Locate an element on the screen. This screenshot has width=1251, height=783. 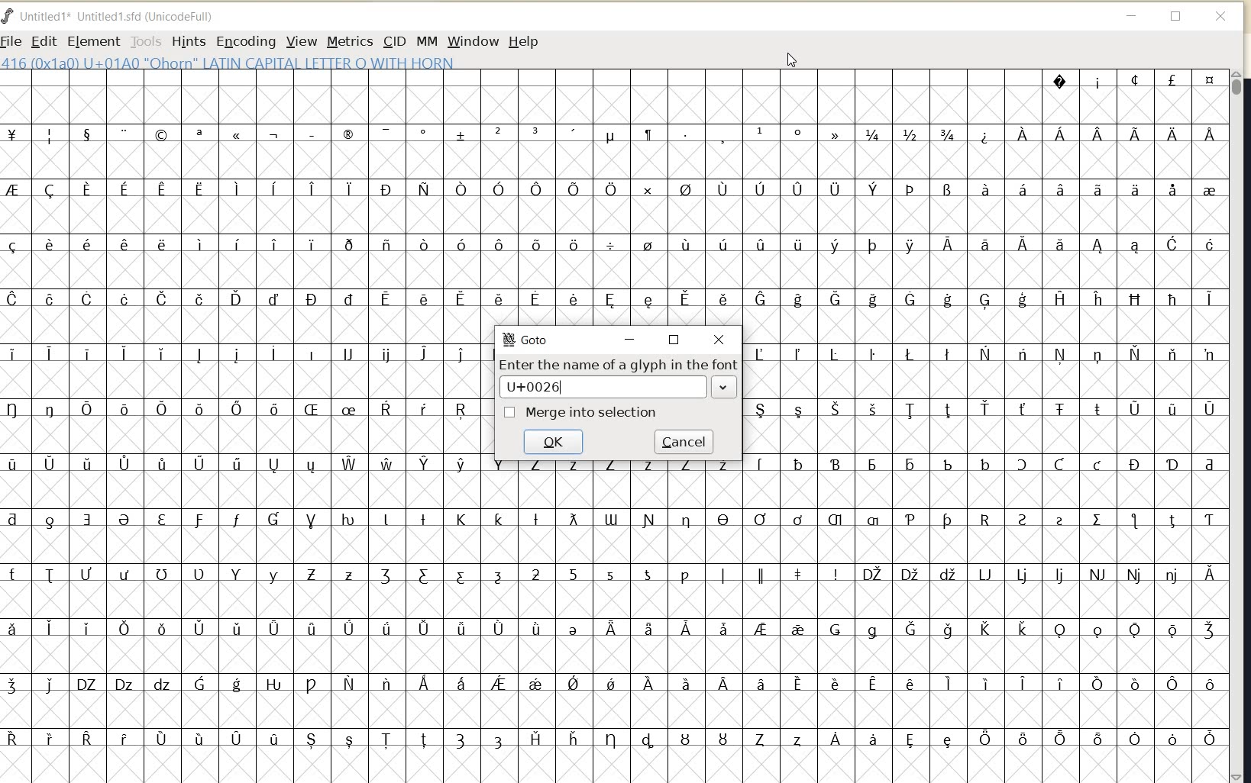
ELEMENT is located at coordinates (91, 41).